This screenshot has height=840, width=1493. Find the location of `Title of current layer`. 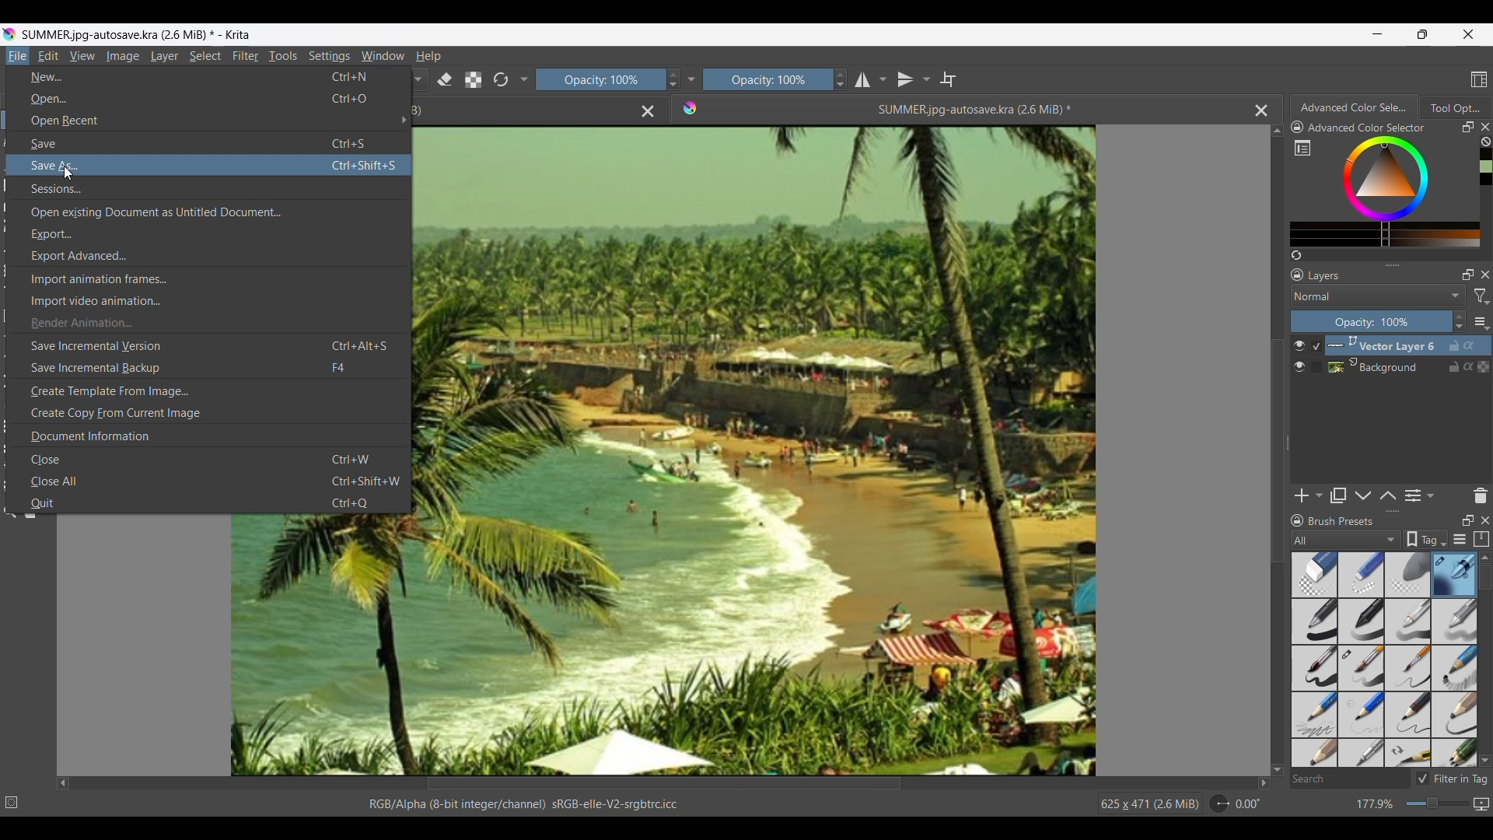

Title of current layer is located at coordinates (1323, 275).